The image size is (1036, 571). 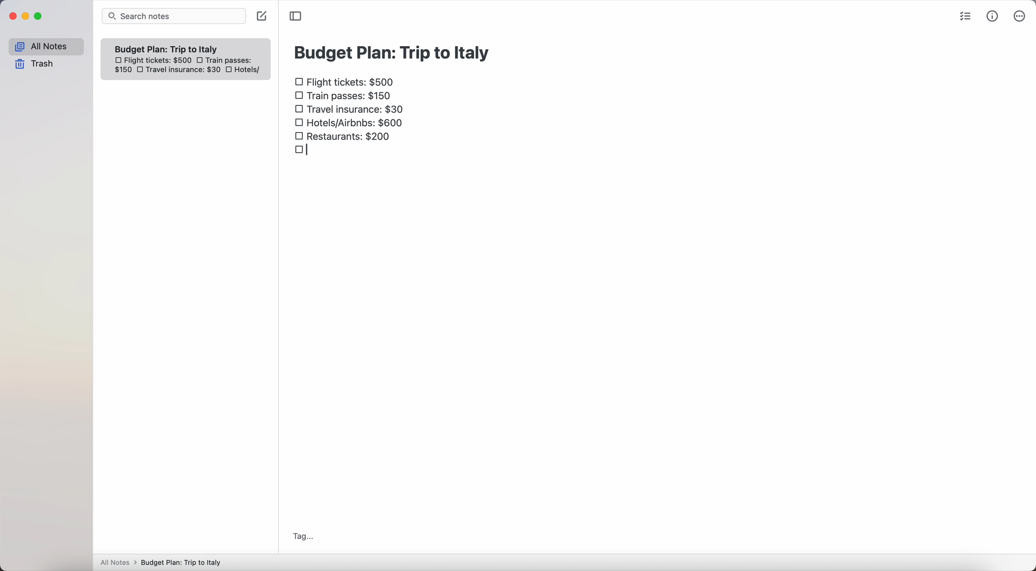 I want to click on hotels/airbnbs: $600 checkbox, so click(x=352, y=121).